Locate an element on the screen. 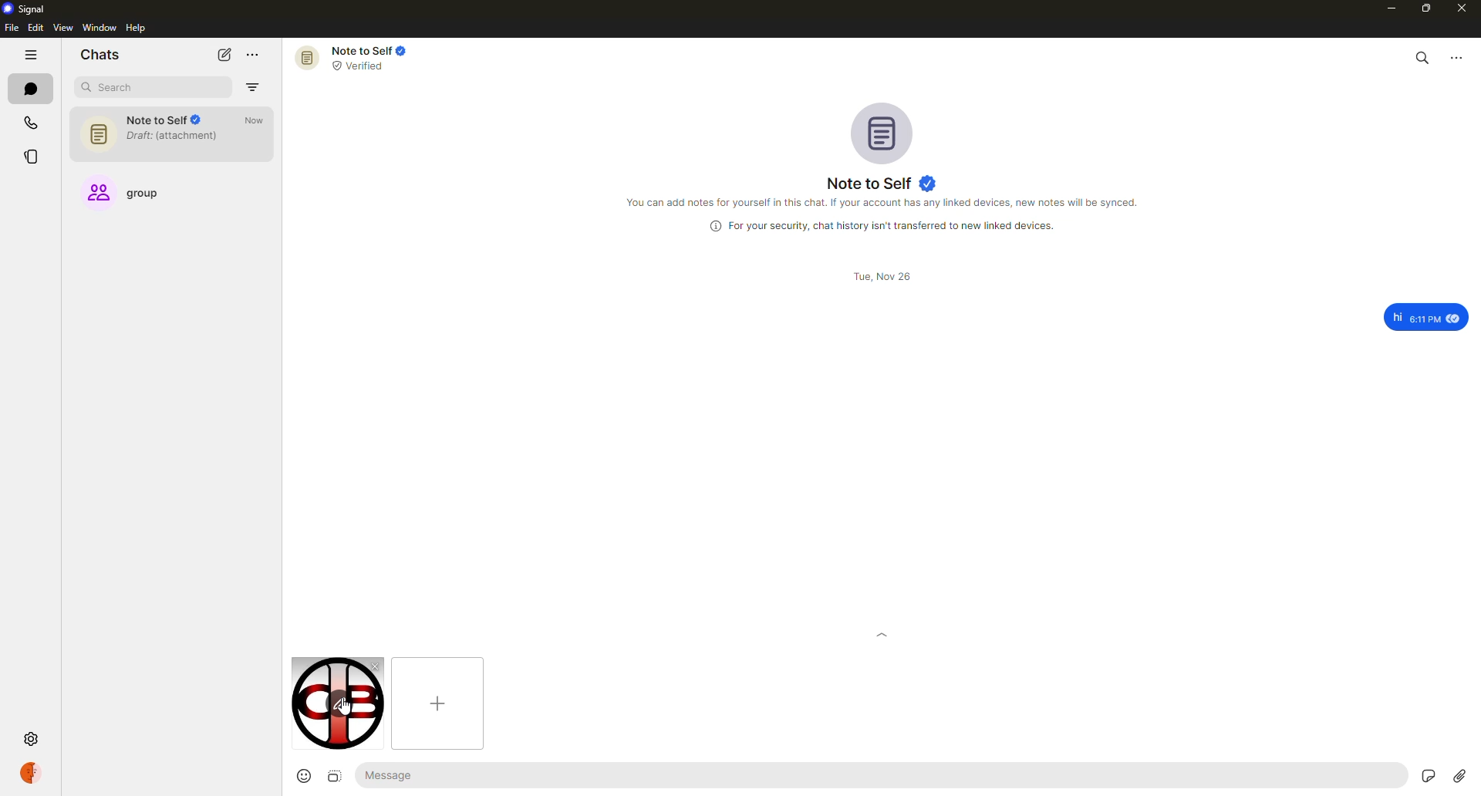  message is located at coordinates (1424, 319).